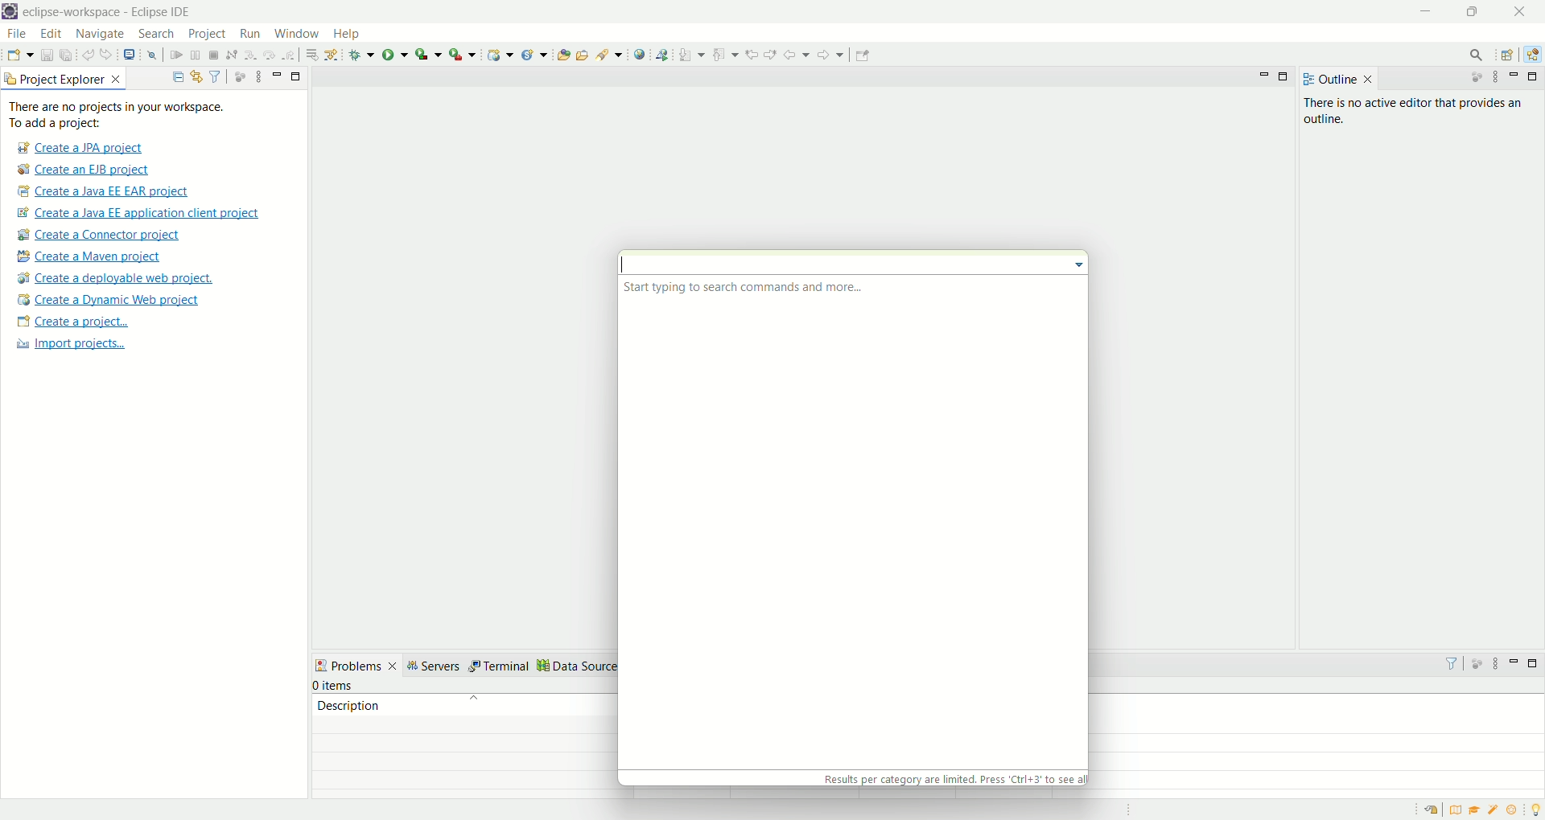  Describe the element at coordinates (1432, 810) in the screenshot. I see `restore welcome` at that location.